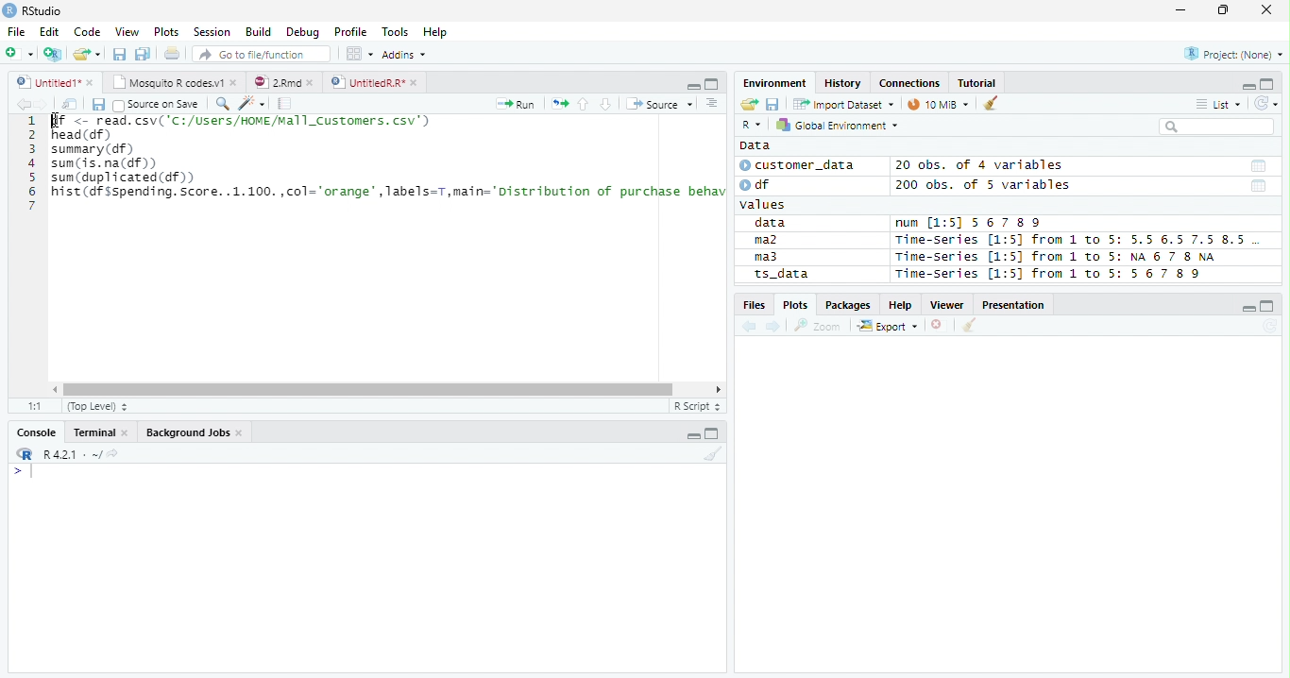  Describe the element at coordinates (940, 104) in the screenshot. I see `10 MiB` at that location.